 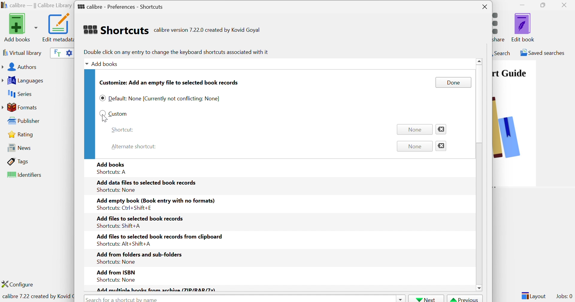 What do you see at coordinates (114, 280) in the screenshot?
I see `Shortcuts: None` at bounding box center [114, 280].